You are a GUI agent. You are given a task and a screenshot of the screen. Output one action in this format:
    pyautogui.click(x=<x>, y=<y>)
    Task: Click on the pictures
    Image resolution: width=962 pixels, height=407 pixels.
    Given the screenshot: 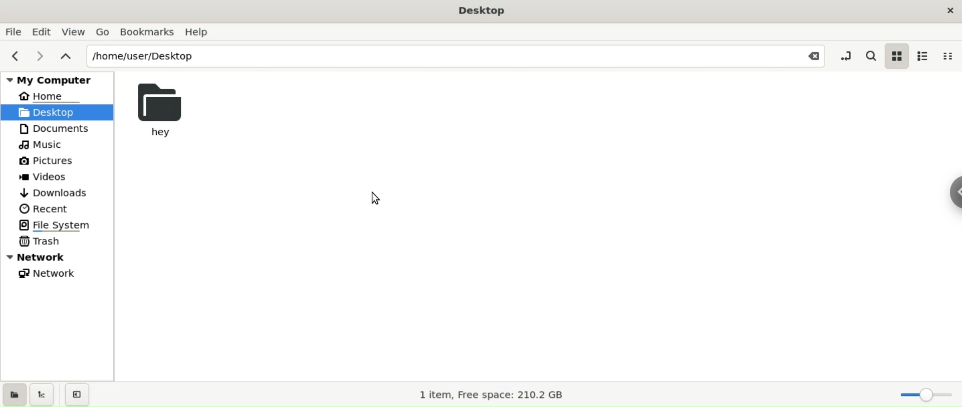 What is the action you would take?
    pyautogui.click(x=48, y=162)
    